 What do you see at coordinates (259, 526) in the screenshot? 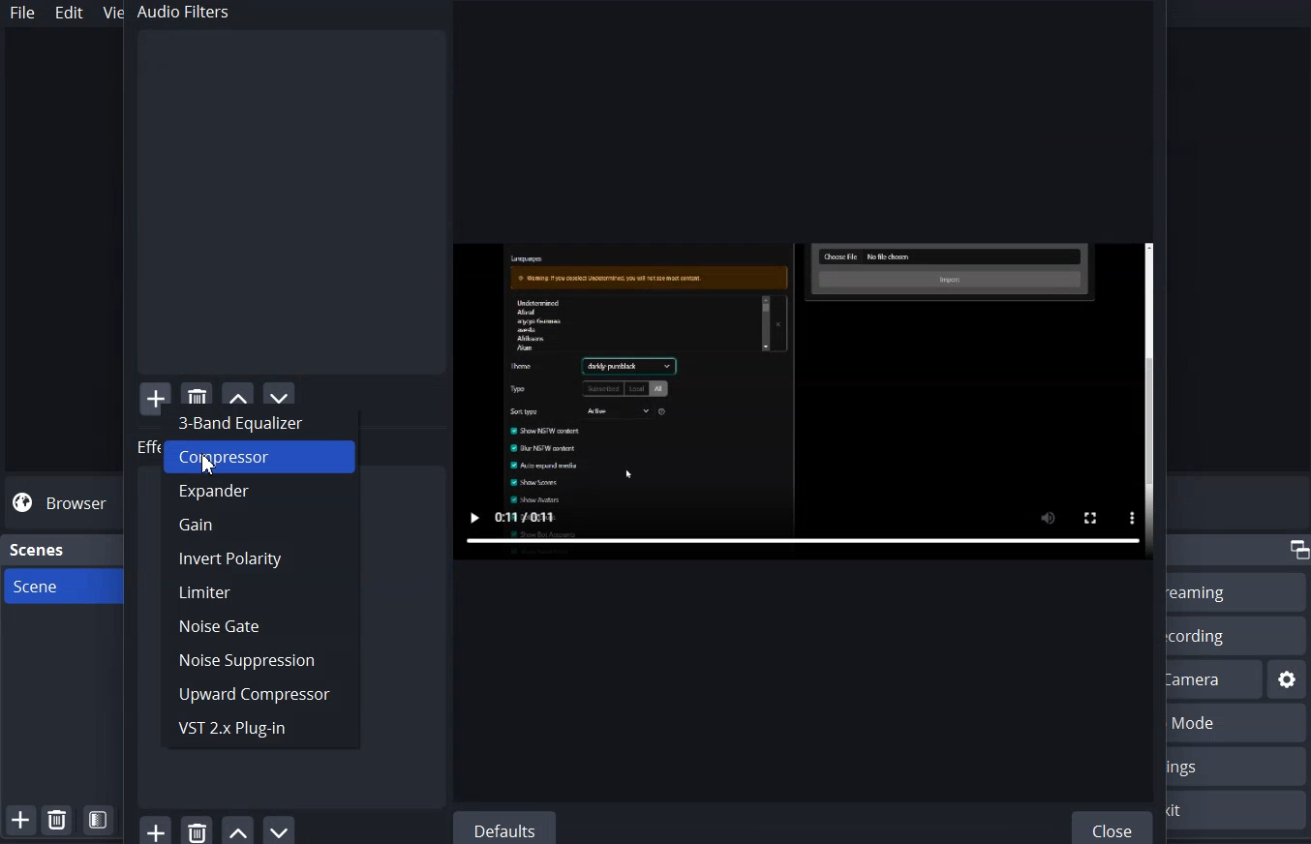
I see `Gain` at bounding box center [259, 526].